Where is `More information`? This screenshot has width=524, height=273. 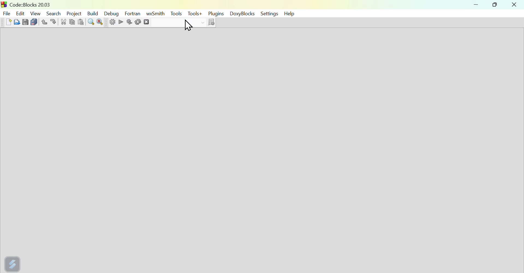 More information is located at coordinates (208, 23).